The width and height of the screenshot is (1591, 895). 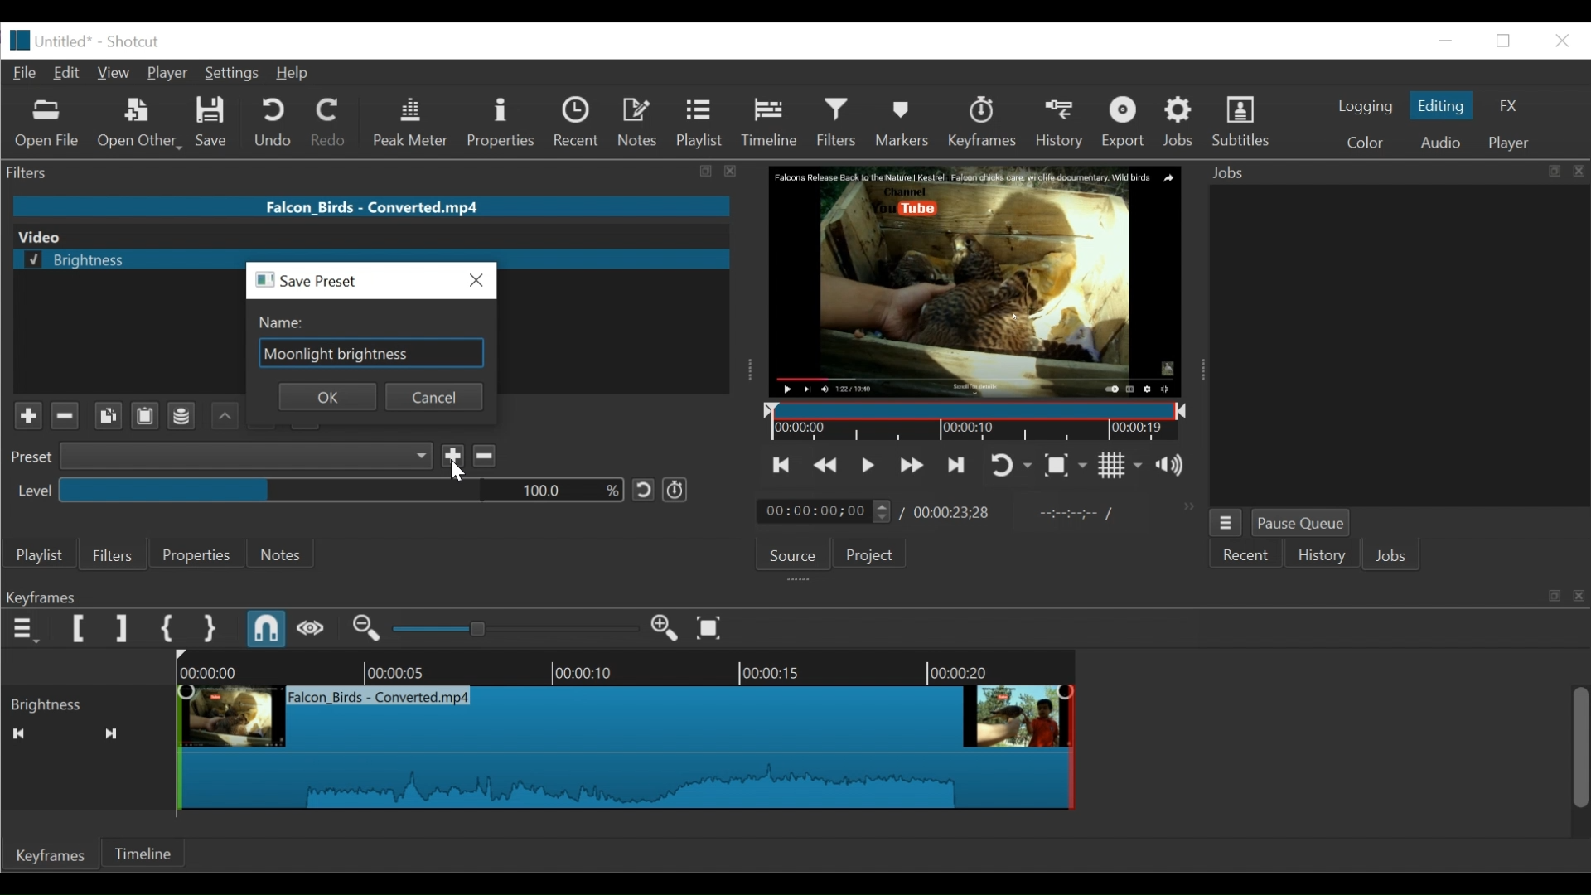 What do you see at coordinates (141, 123) in the screenshot?
I see `Open Other` at bounding box center [141, 123].